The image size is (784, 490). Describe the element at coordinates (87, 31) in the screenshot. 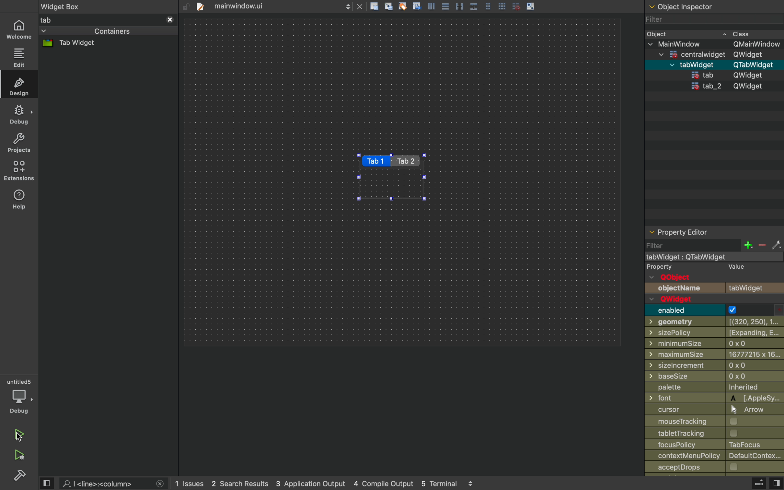

I see `containers` at that location.